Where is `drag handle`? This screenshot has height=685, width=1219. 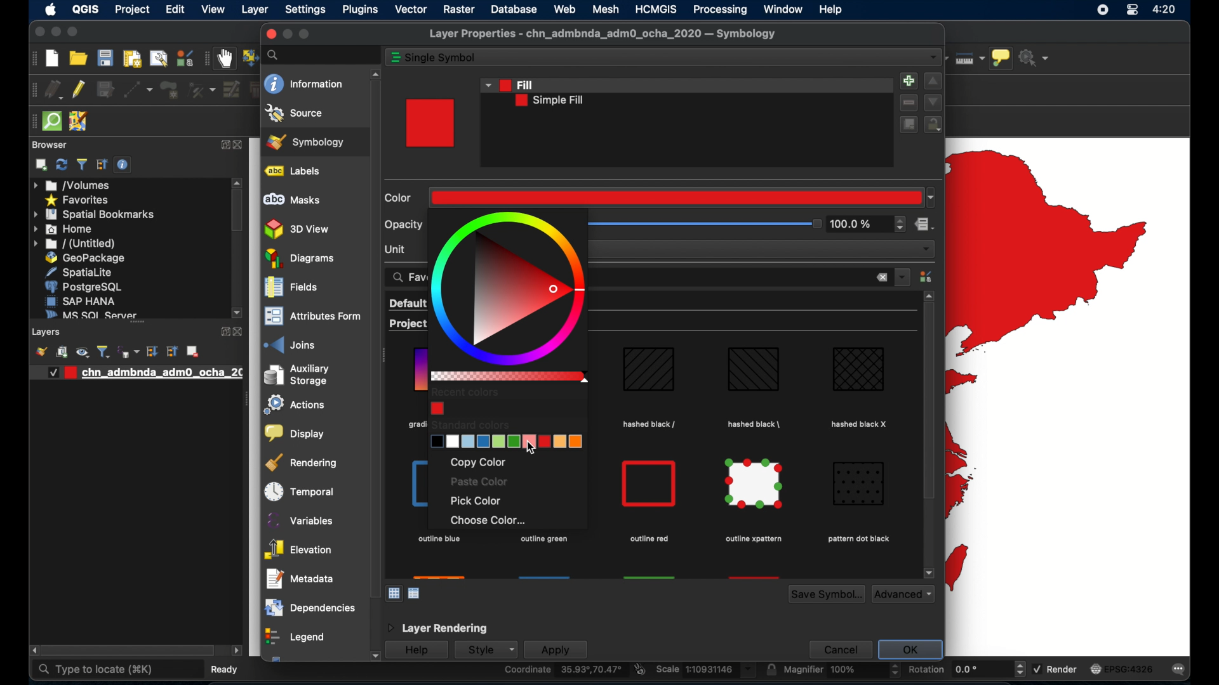
drag handle is located at coordinates (385, 357).